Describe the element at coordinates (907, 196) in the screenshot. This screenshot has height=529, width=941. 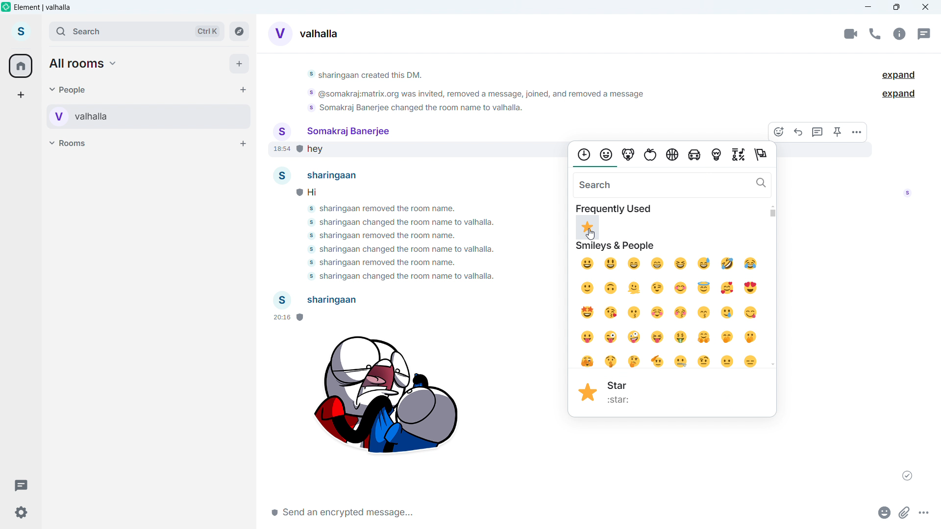
I see `read by somakraj` at that location.